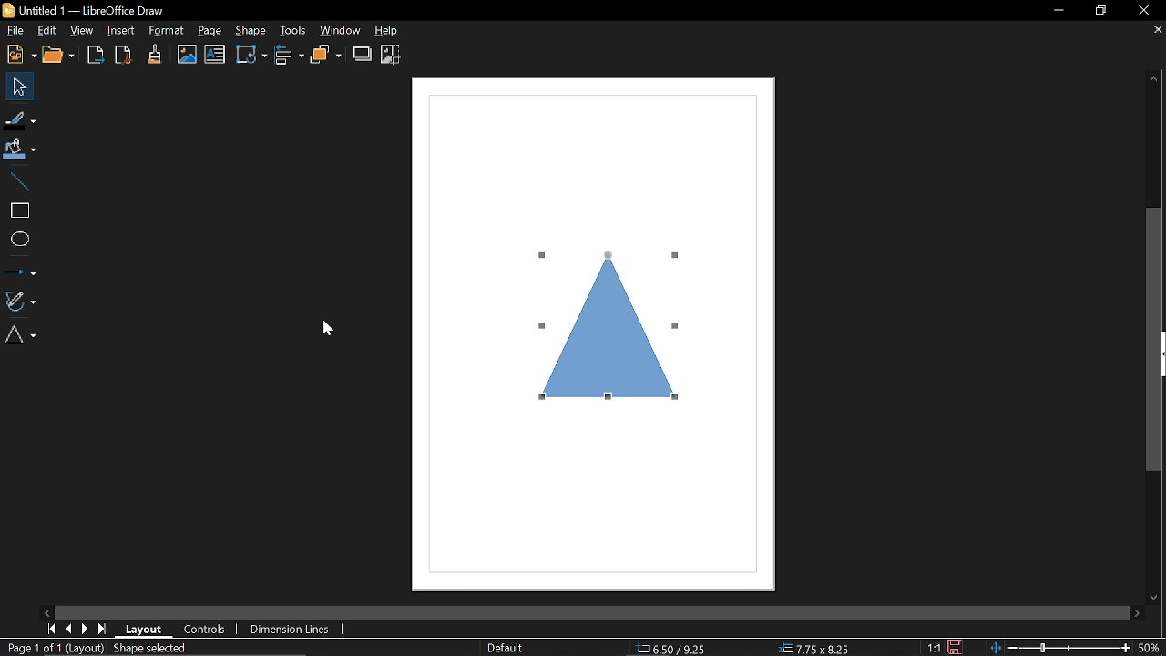 This screenshot has height=656, width=1166. Describe the element at coordinates (251, 54) in the screenshot. I see `Transformation` at that location.